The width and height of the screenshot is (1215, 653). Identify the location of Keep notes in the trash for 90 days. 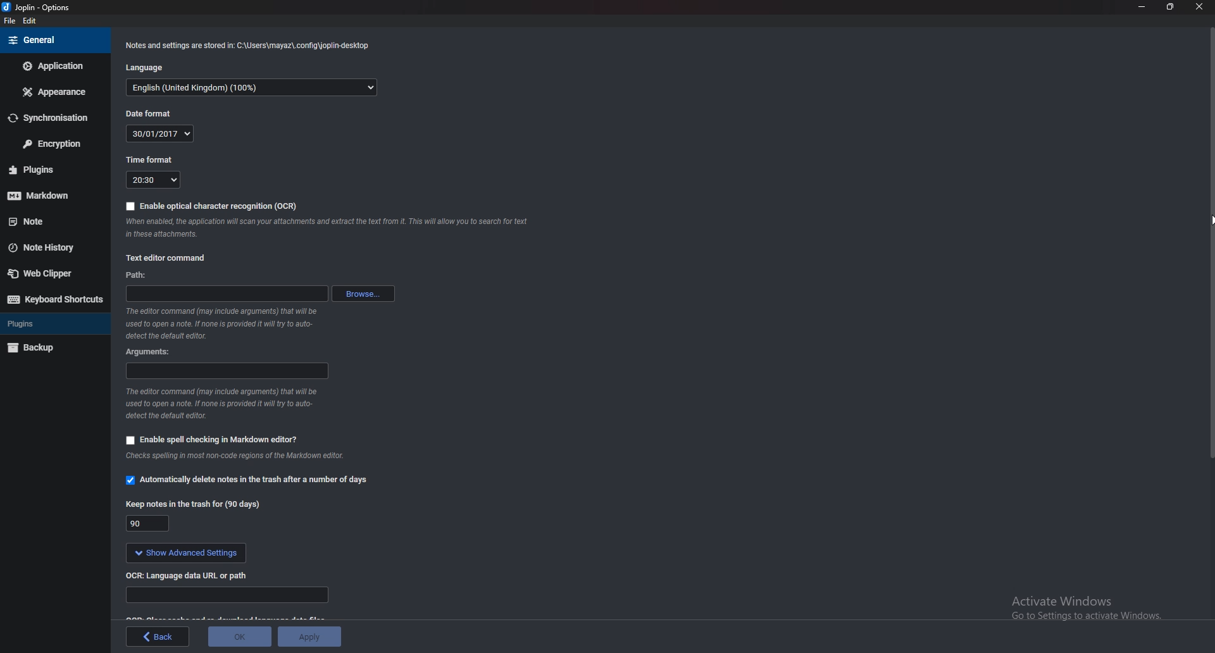
(194, 504).